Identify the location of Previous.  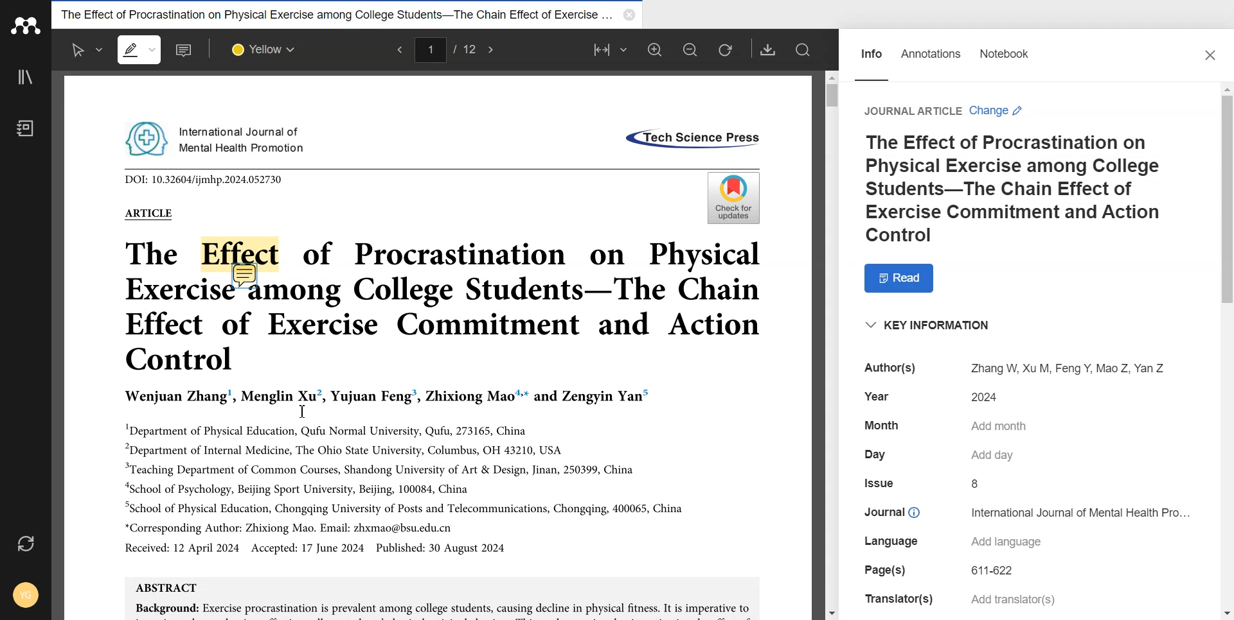
(397, 49).